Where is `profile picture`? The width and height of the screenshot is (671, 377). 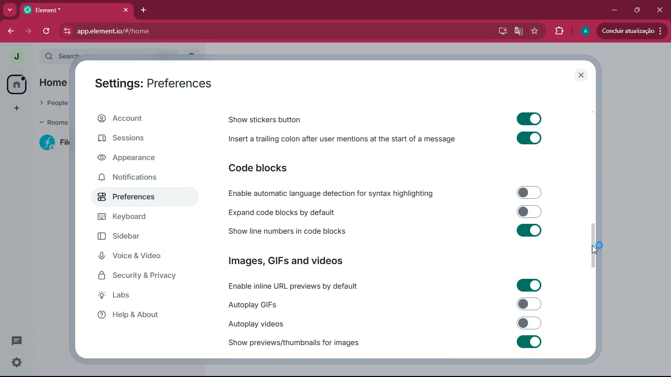
profile picture is located at coordinates (584, 31).